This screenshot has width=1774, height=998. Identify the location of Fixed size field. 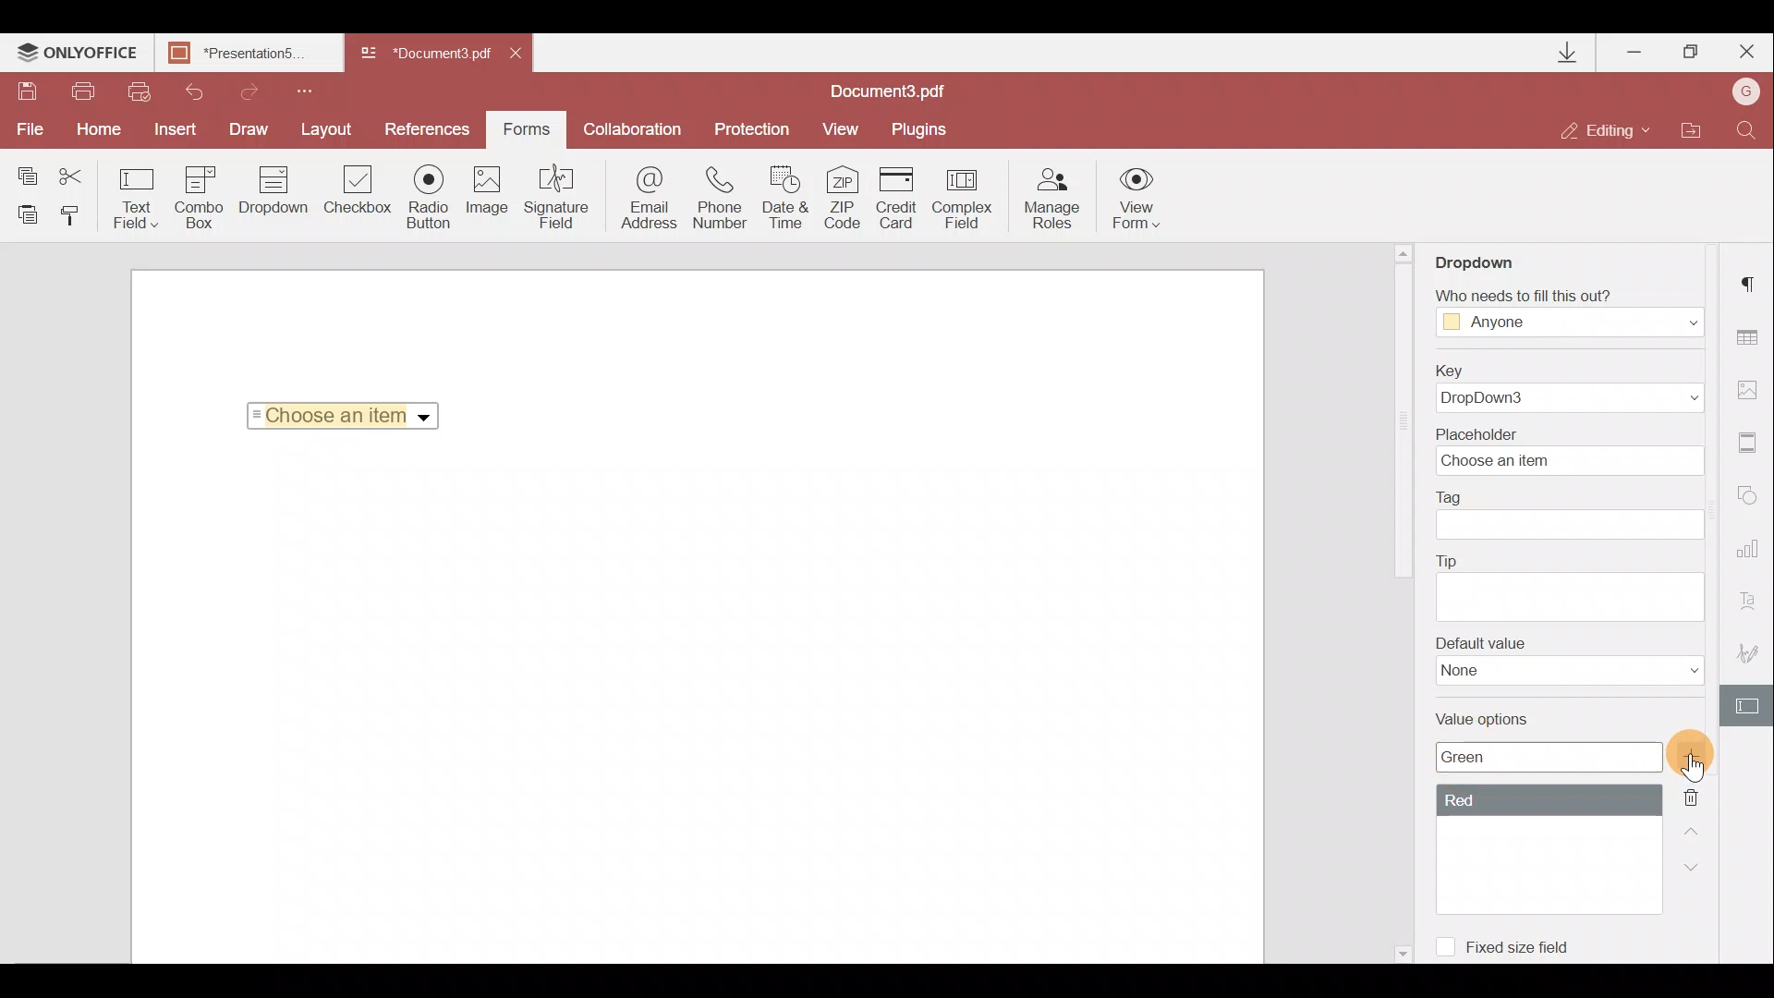
(1529, 950).